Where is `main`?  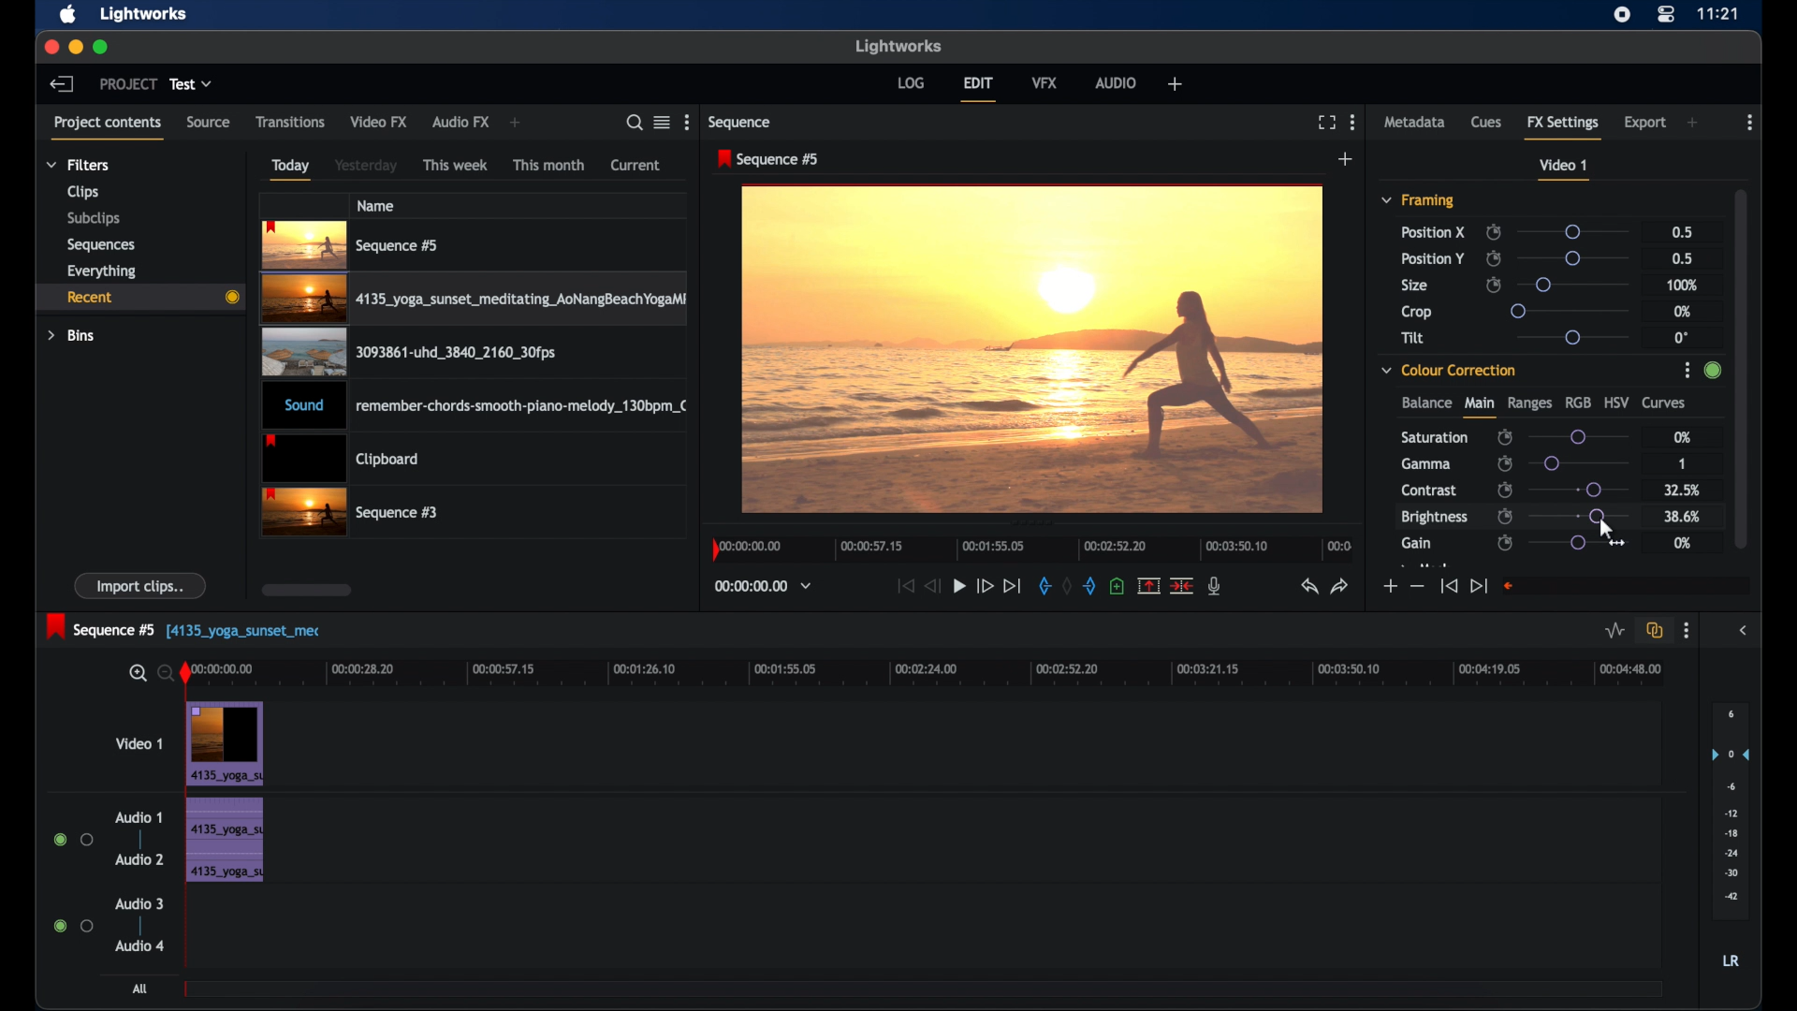 main is located at coordinates (1479, 407).